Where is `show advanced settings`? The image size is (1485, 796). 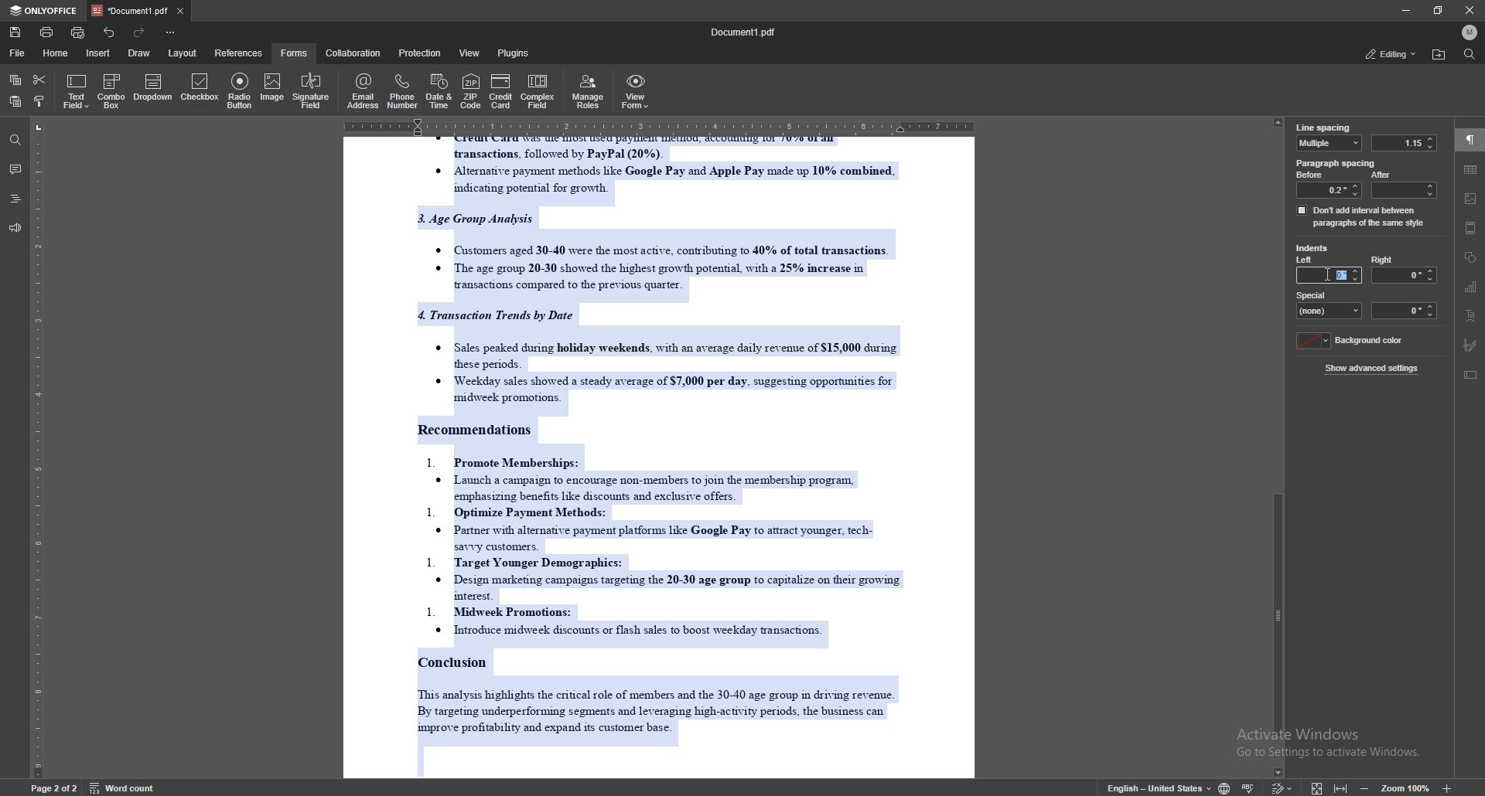
show advanced settings is located at coordinates (1374, 368).